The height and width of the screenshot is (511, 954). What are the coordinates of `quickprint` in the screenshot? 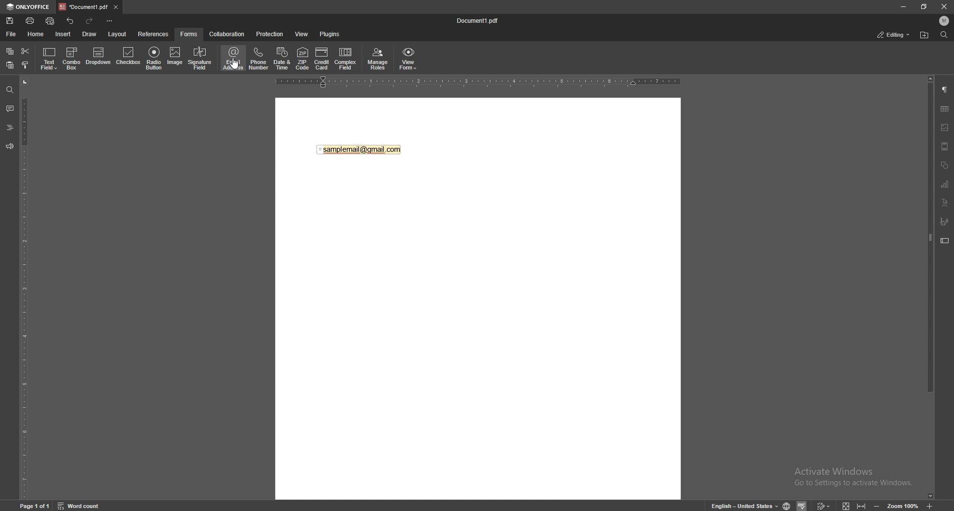 It's located at (50, 21).